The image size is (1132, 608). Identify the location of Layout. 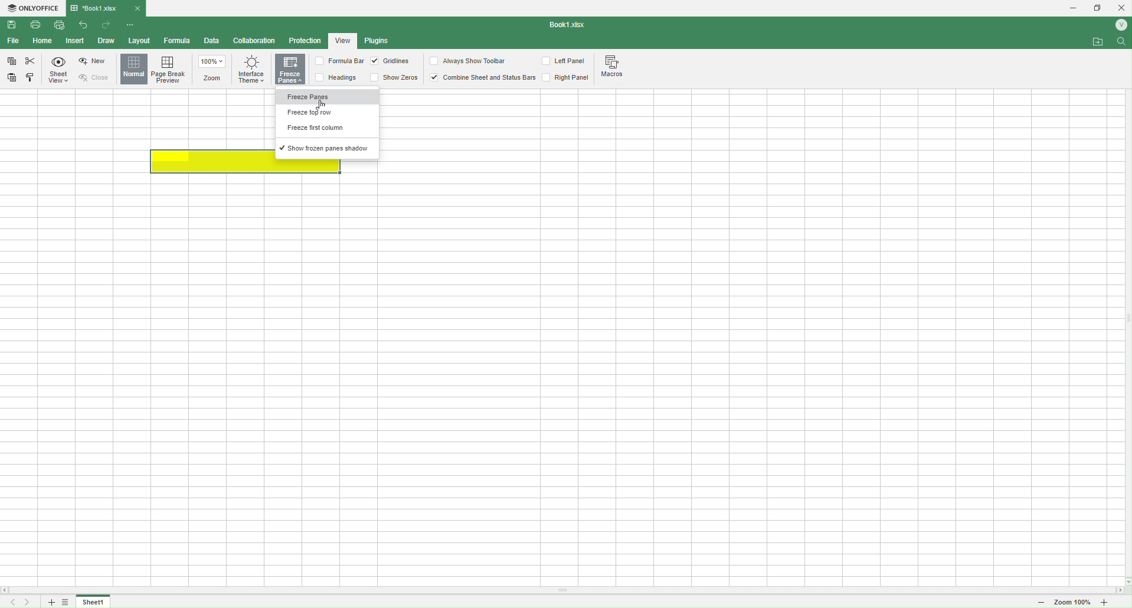
(138, 40).